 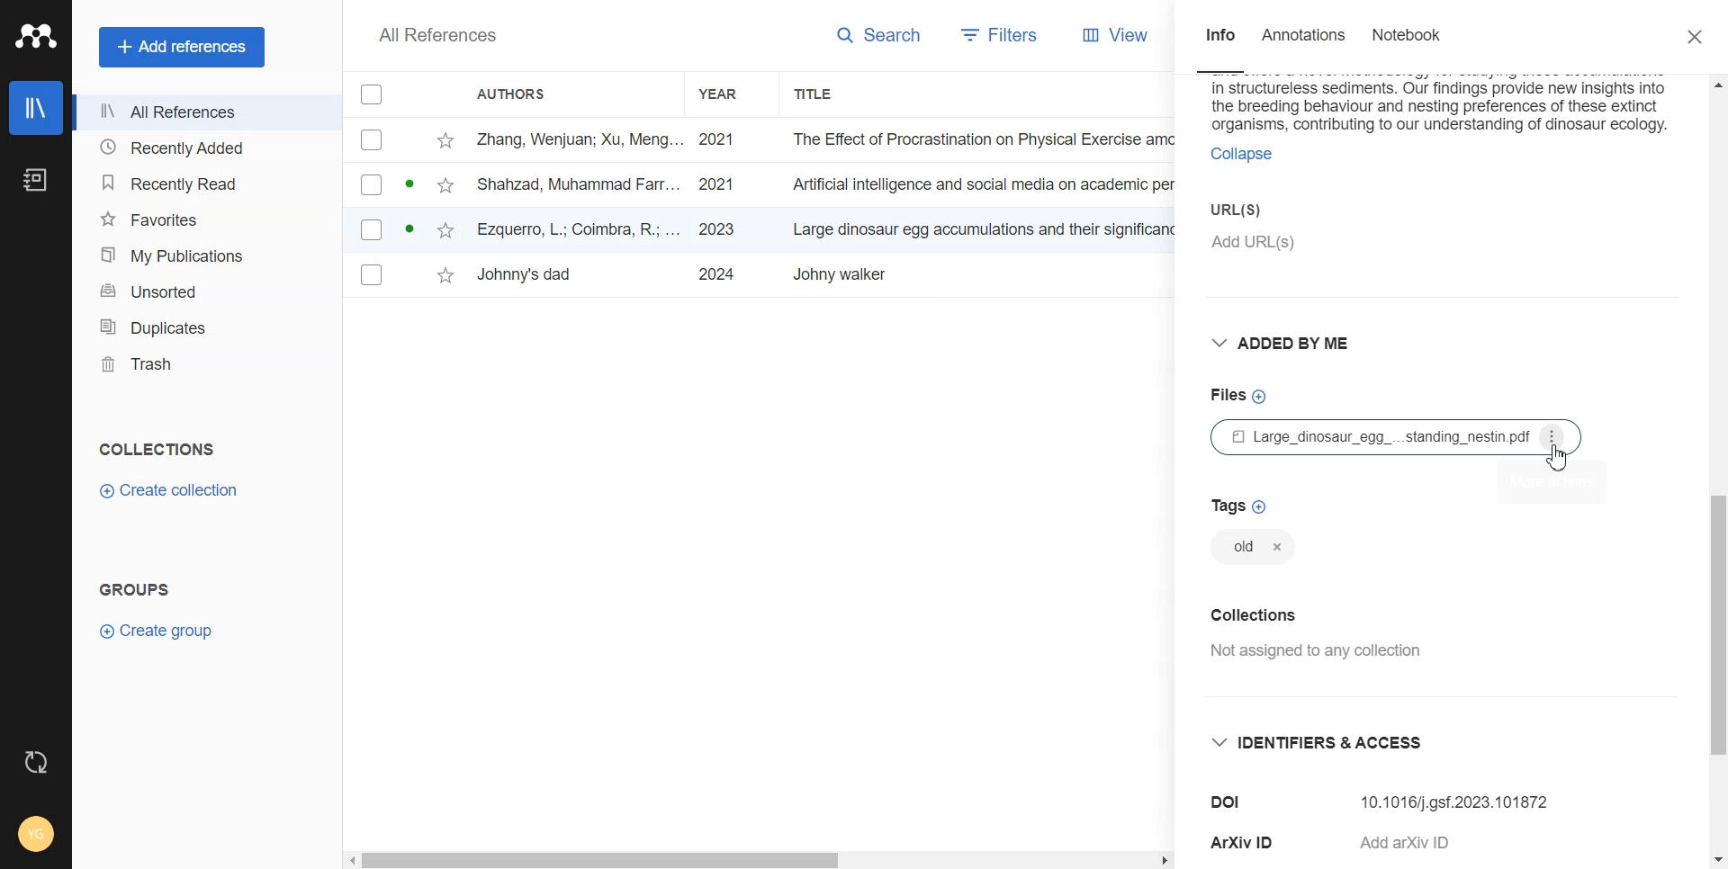 I want to click on Checklist, so click(x=368, y=93).